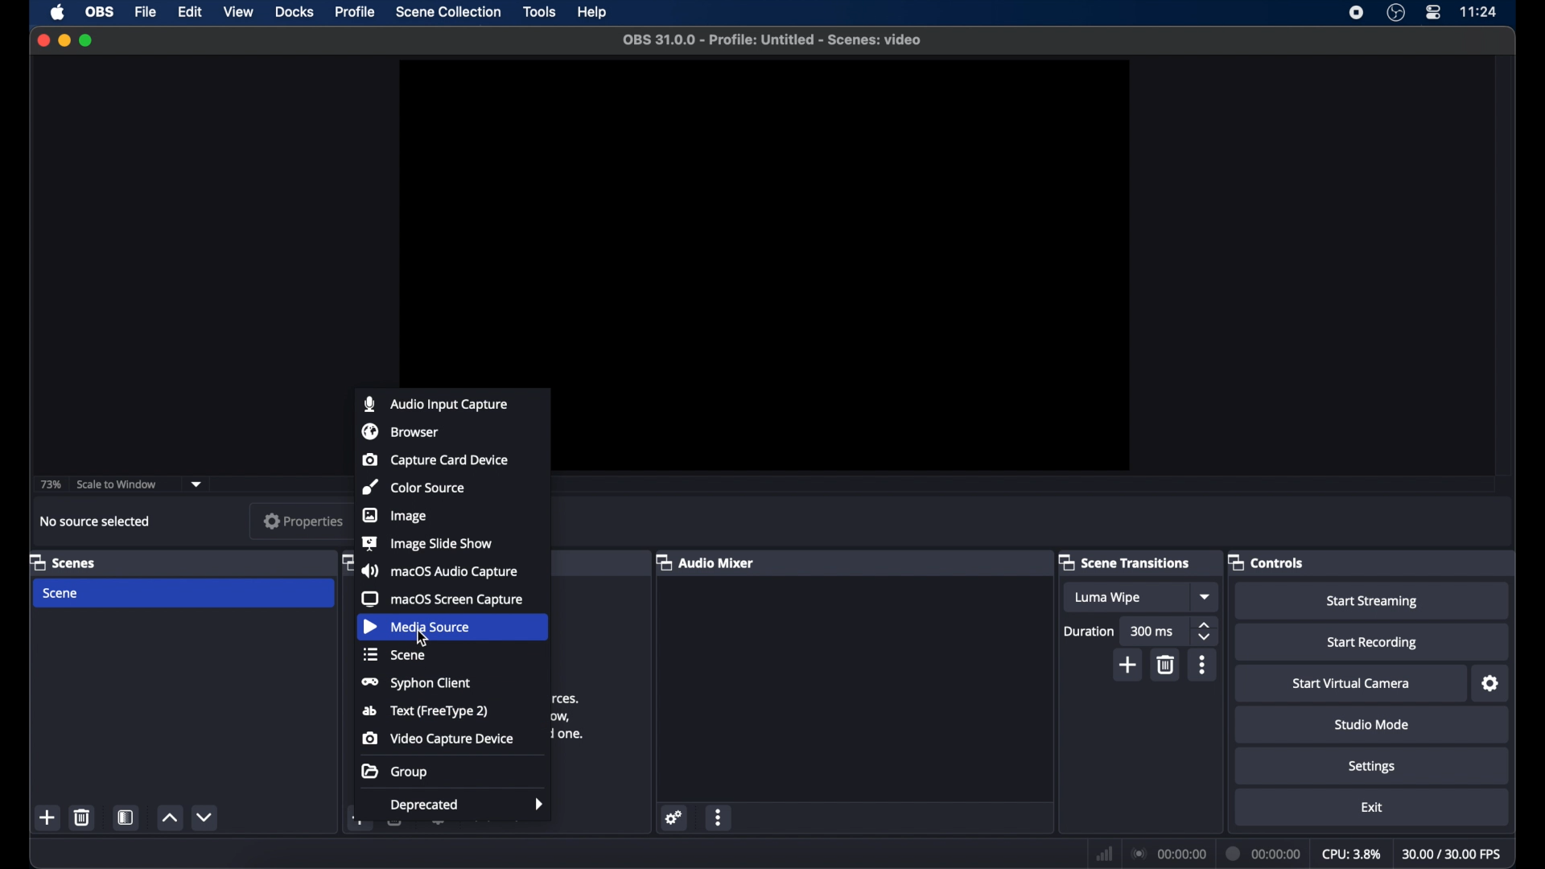 The width and height of the screenshot is (1545, 869). Describe the element at coordinates (705, 562) in the screenshot. I see `audio mixer` at that location.